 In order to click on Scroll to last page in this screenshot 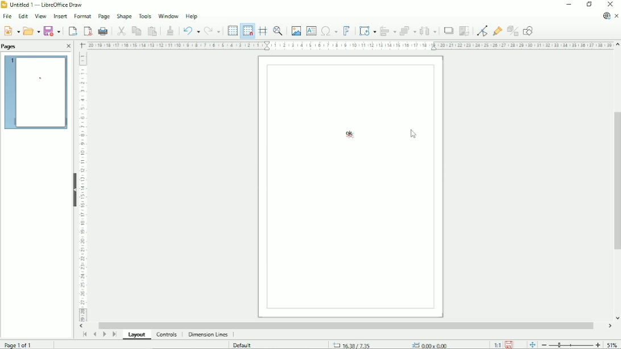, I will do `click(114, 334)`.